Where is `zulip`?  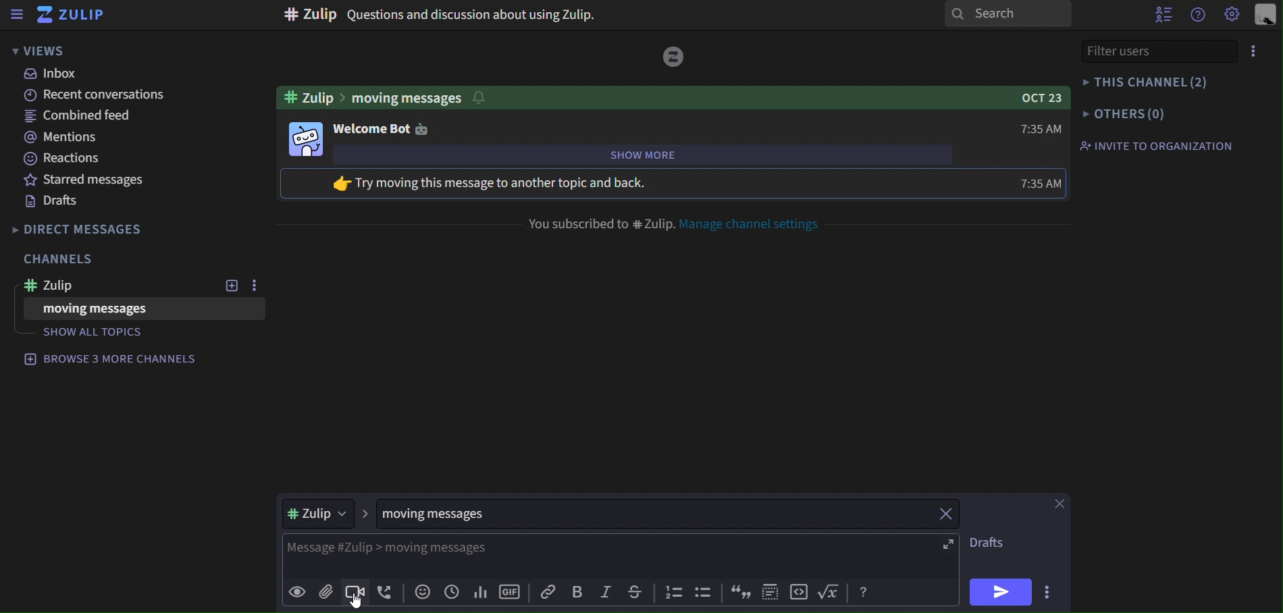 zulip is located at coordinates (324, 514).